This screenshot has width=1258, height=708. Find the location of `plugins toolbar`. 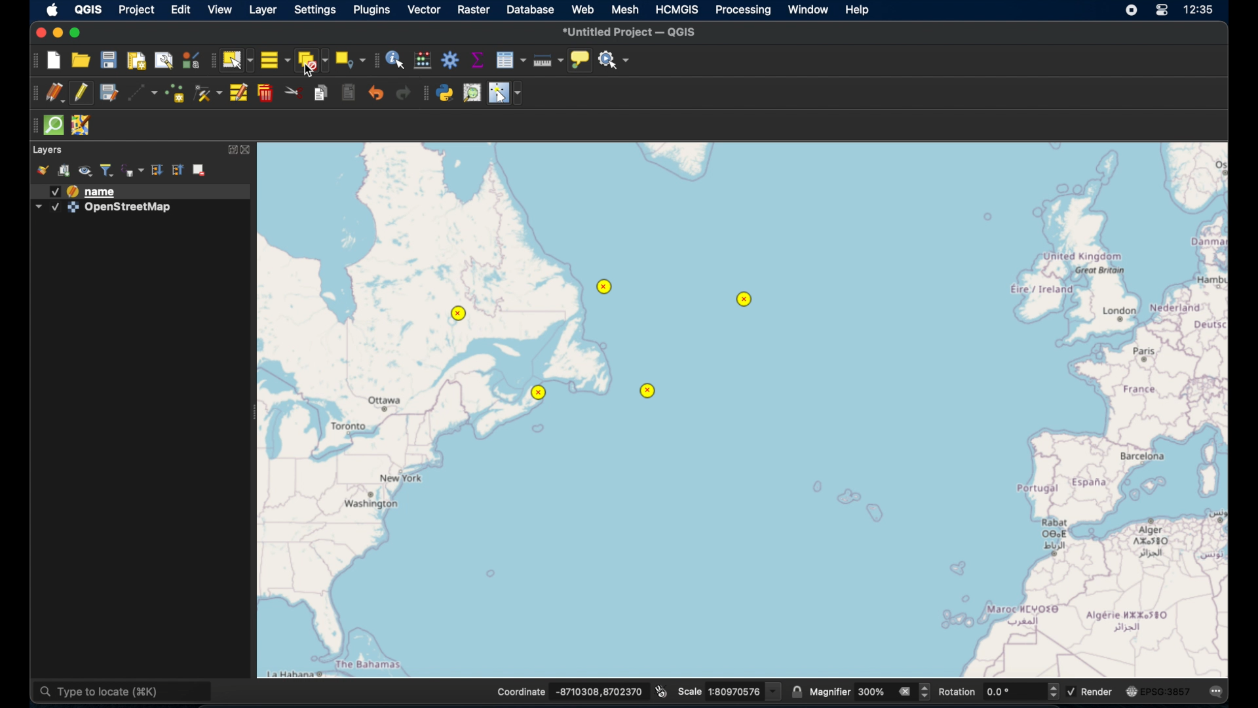

plugins toolbar is located at coordinates (426, 94).